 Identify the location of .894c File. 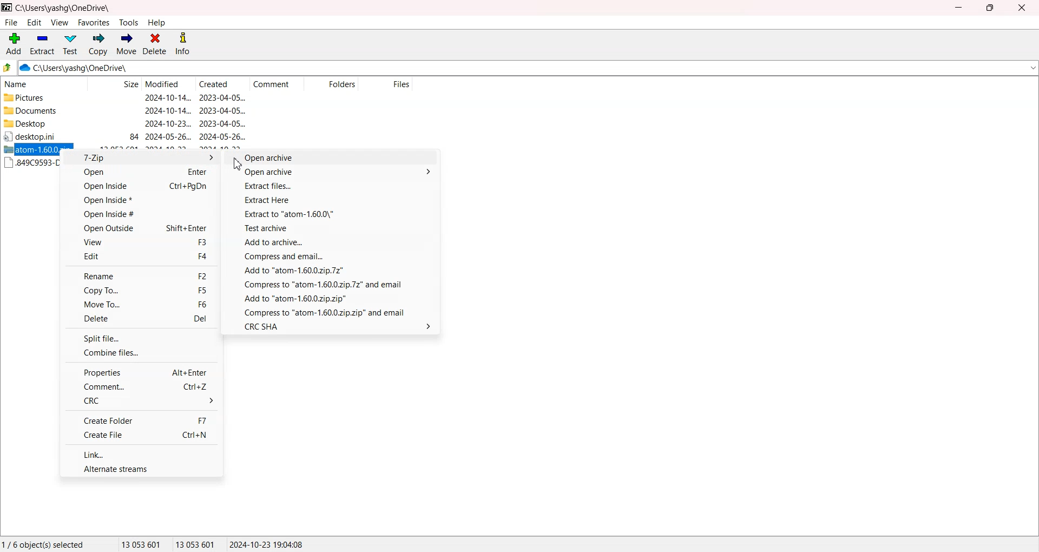
(31, 163).